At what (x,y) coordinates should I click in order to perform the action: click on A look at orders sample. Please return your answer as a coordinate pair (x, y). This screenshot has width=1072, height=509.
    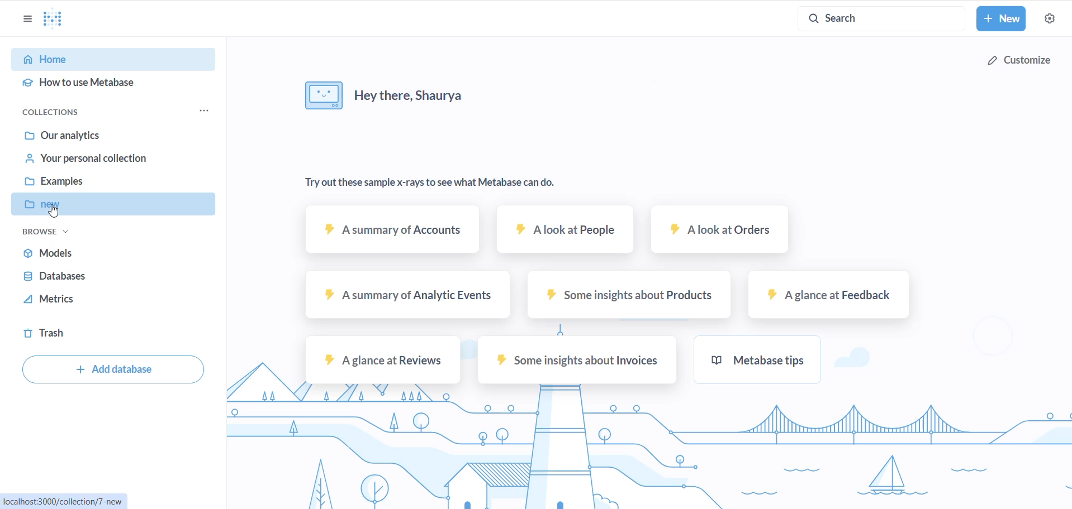
    Looking at the image, I should click on (720, 233).